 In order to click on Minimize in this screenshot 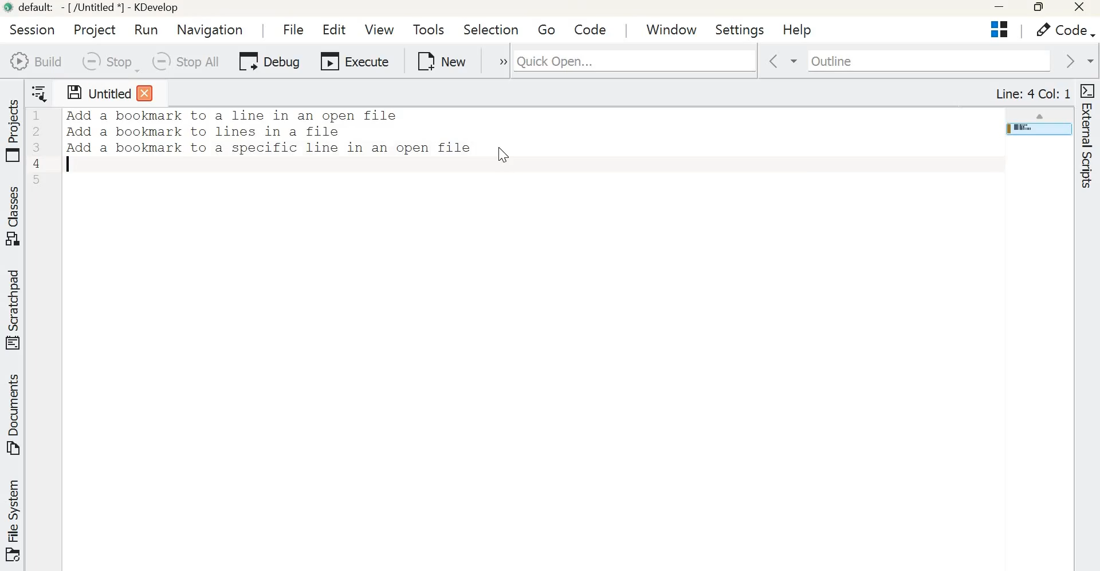, I will do `click(1001, 9)`.